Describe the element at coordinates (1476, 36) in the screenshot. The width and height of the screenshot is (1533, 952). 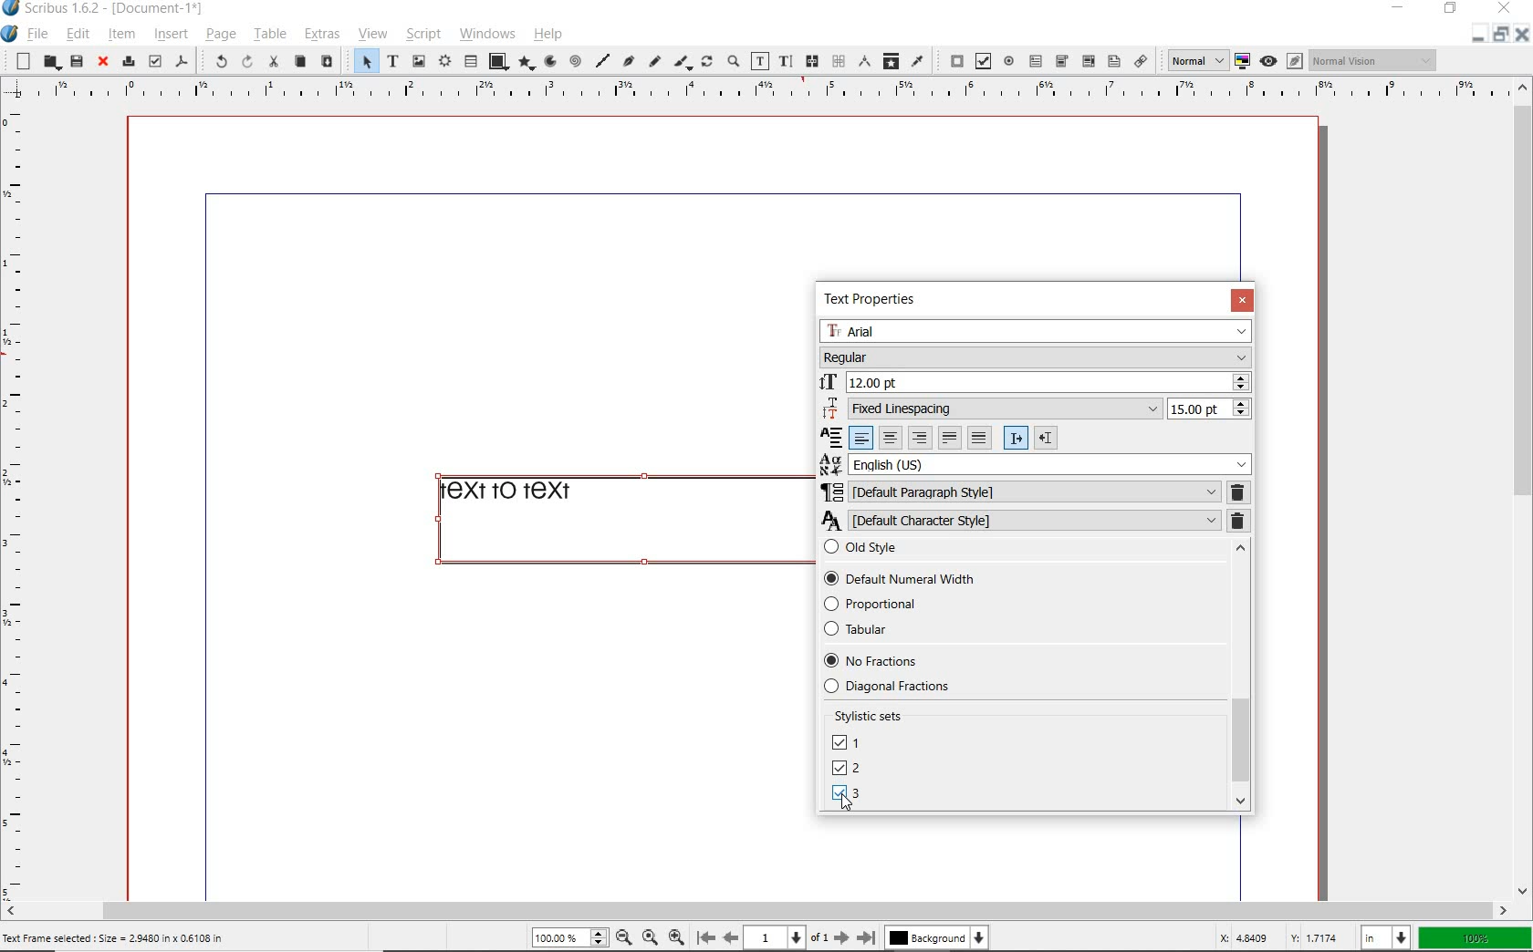
I see `Restore down` at that location.